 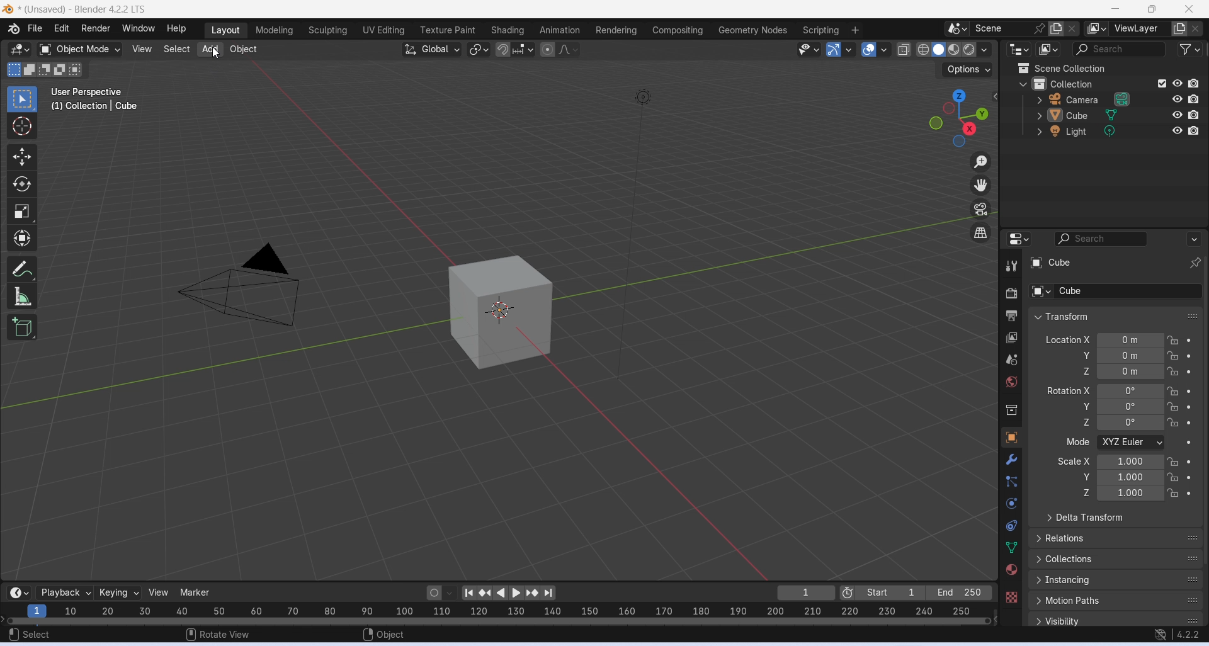 What do you see at coordinates (958, 28) in the screenshot?
I see `browse scene` at bounding box center [958, 28].